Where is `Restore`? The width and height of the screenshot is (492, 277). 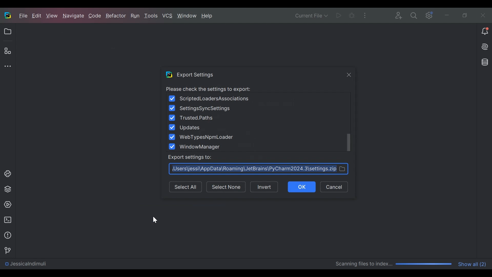
Restore is located at coordinates (465, 14).